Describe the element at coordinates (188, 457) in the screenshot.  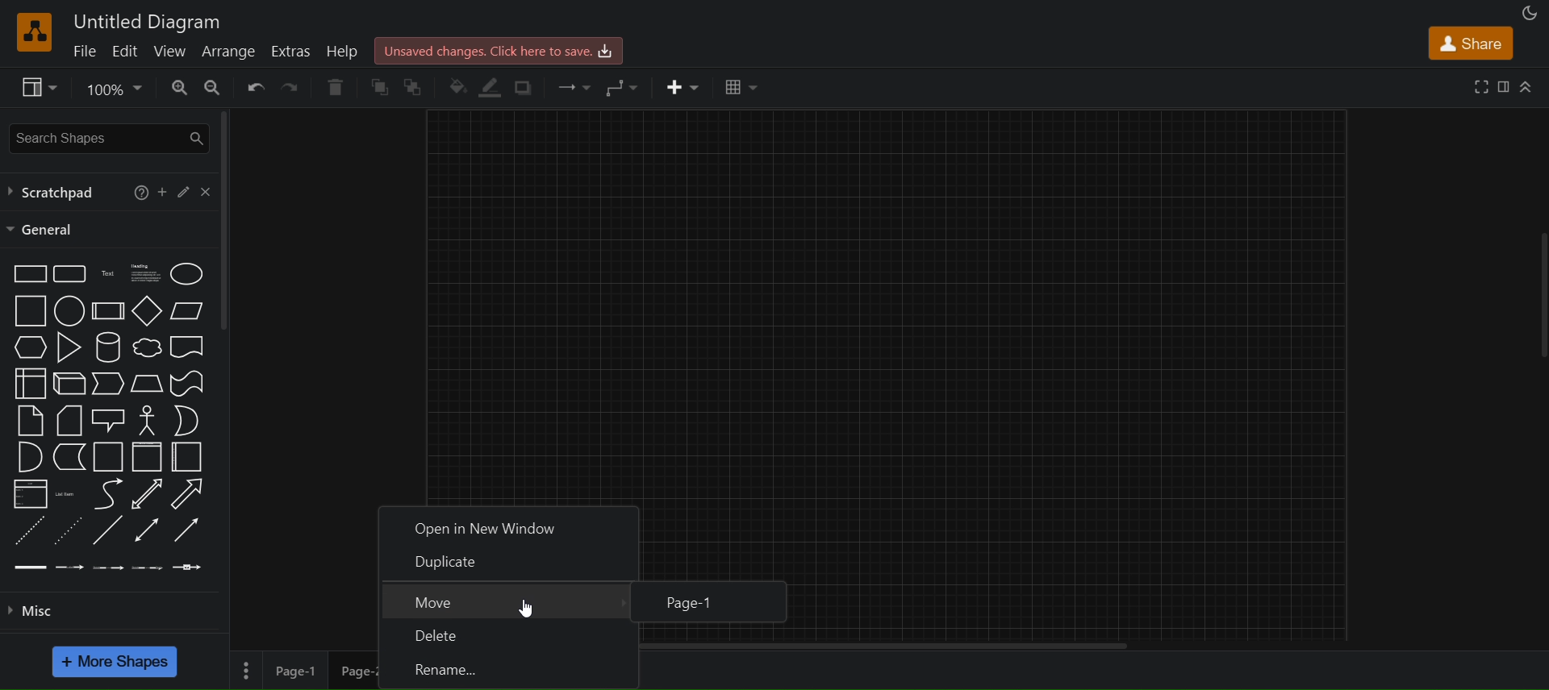
I see `horizontal container` at that location.